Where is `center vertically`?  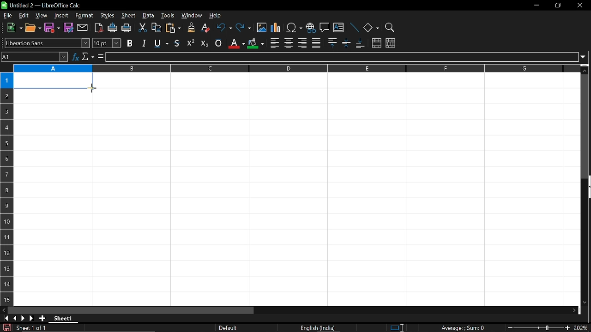
center vertically is located at coordinates (346, 44).